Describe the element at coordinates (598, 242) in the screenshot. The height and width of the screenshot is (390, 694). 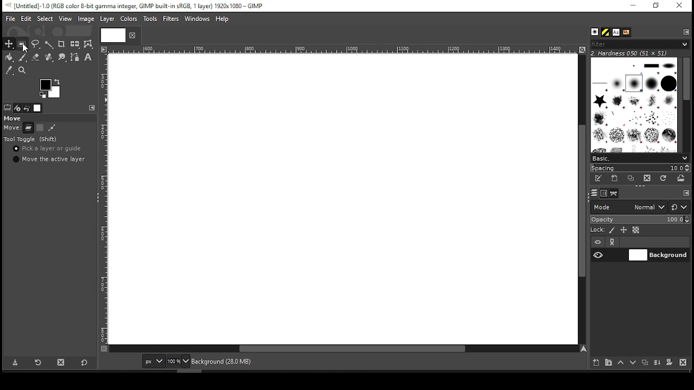
I see `layer visibility` at that location.